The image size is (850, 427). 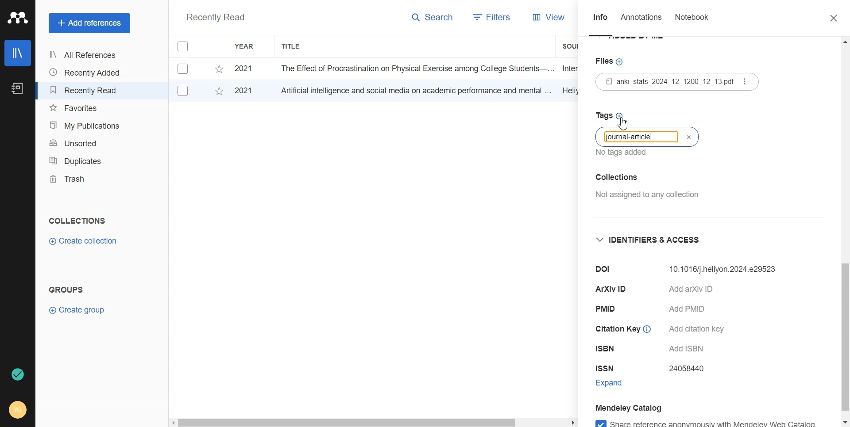 I want to click on Journal Text, so click(x=631, y=138).